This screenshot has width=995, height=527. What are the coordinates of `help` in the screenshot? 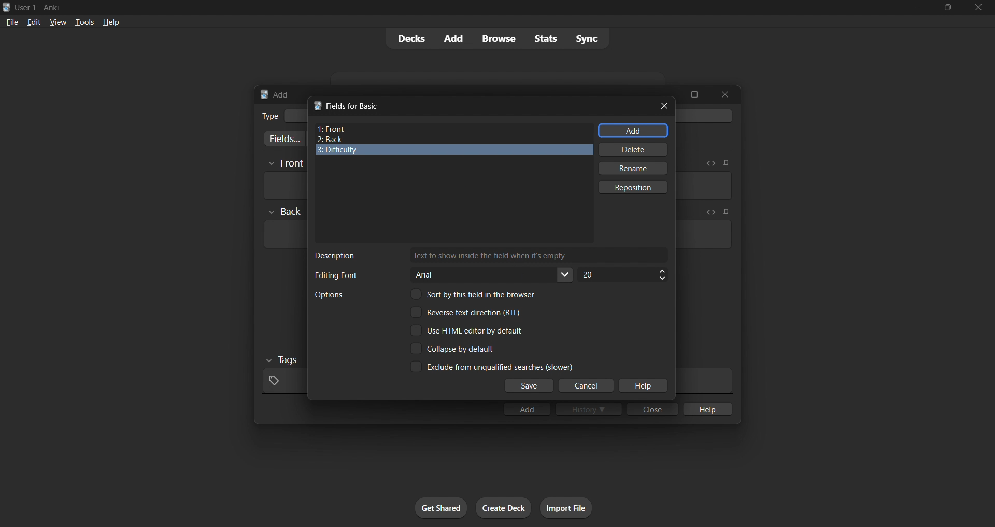 It's located at (643, 386).